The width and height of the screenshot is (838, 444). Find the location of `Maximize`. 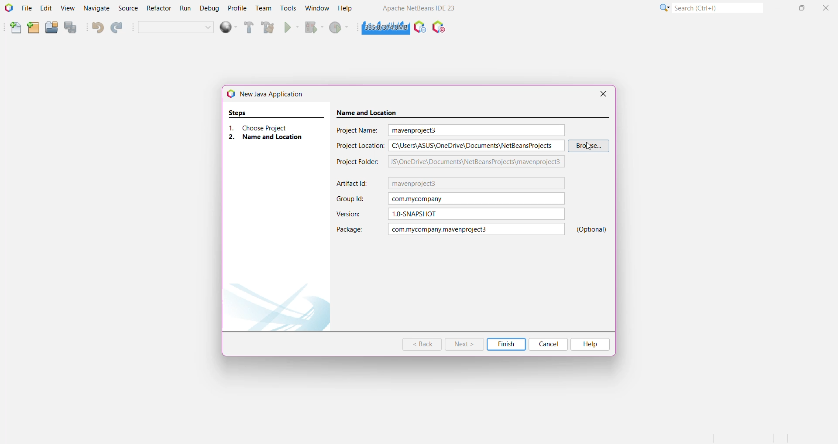

Maximize is located at coordinates (803, 8).